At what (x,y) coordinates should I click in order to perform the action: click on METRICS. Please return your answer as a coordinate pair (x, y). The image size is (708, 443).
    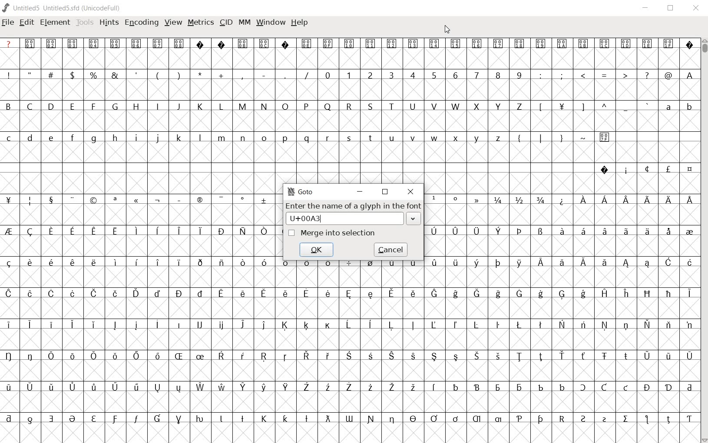
    Looking at the image, I should click on (200, 23).